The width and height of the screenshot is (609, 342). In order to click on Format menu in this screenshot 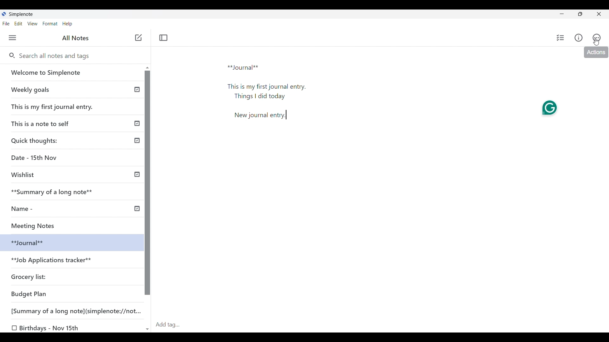, I will do `click(50, 24)`.